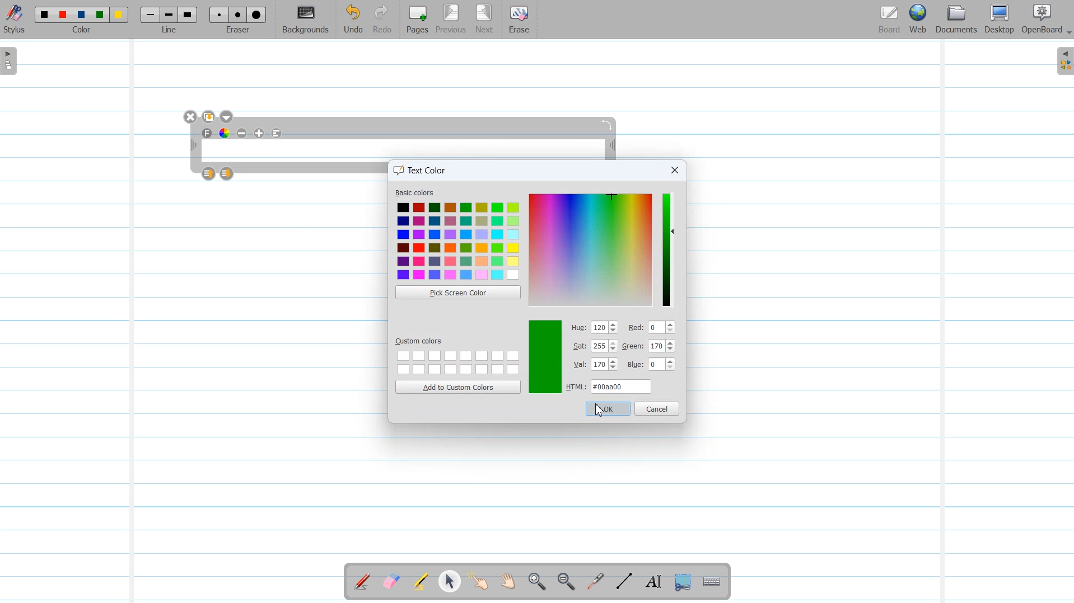  Describe the element at coordinates (382, 20) in the screenshot. I see `Redo` at that location.